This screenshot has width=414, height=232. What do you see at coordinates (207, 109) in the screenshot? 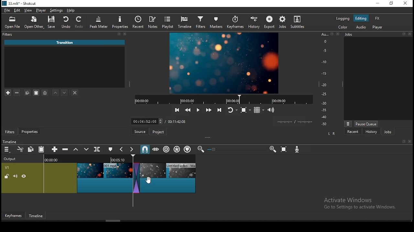
I see `play quickly forward` at bounding box center [207, 109].